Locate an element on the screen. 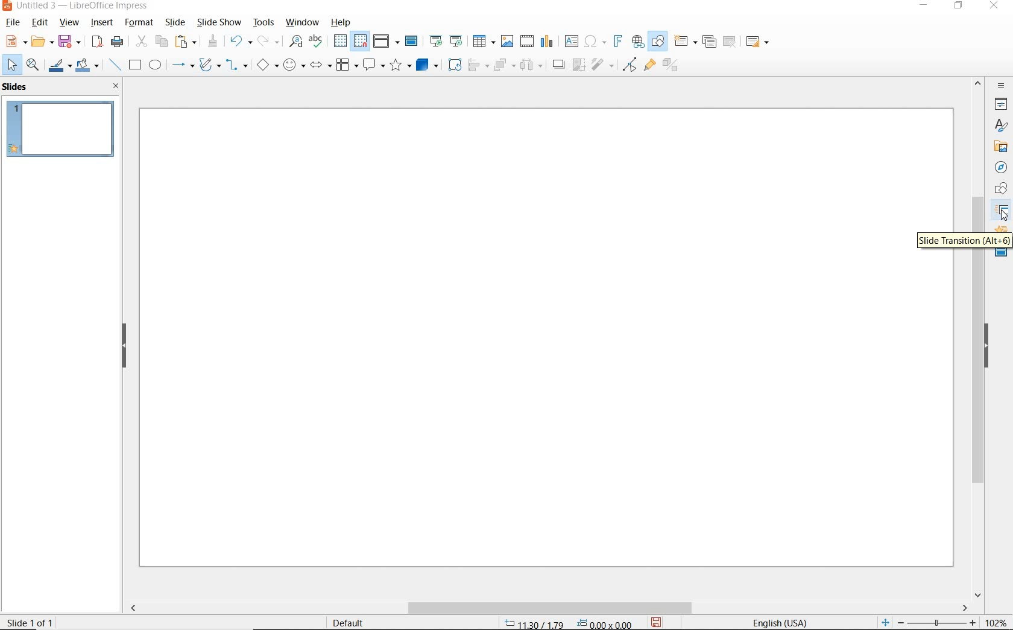 This screenshot has width=1013, height=630. DEFAULT is located at coordinates (351, 622).